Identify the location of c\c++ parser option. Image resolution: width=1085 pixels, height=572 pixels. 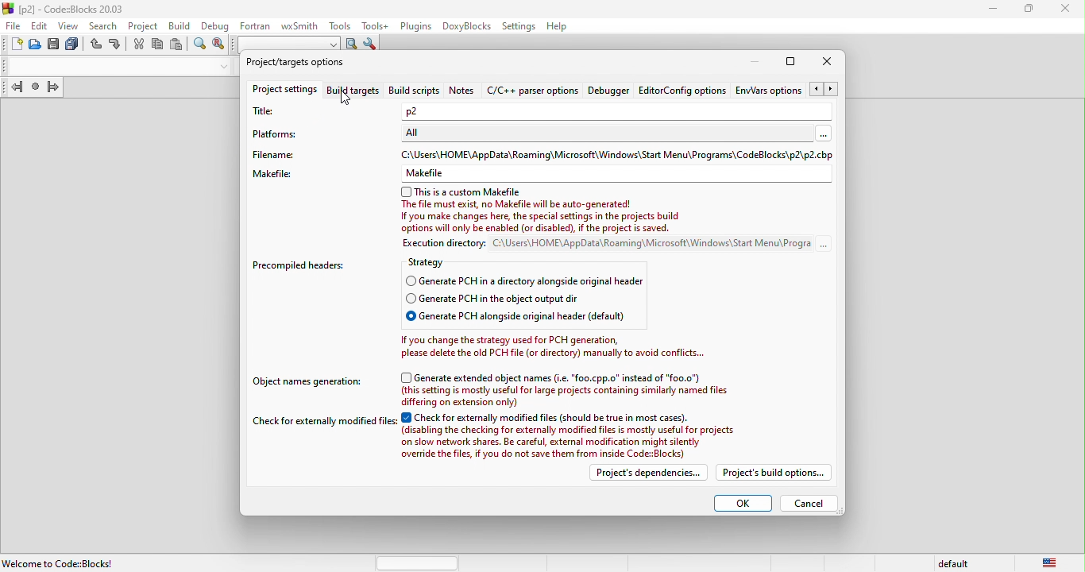
(531, 92).